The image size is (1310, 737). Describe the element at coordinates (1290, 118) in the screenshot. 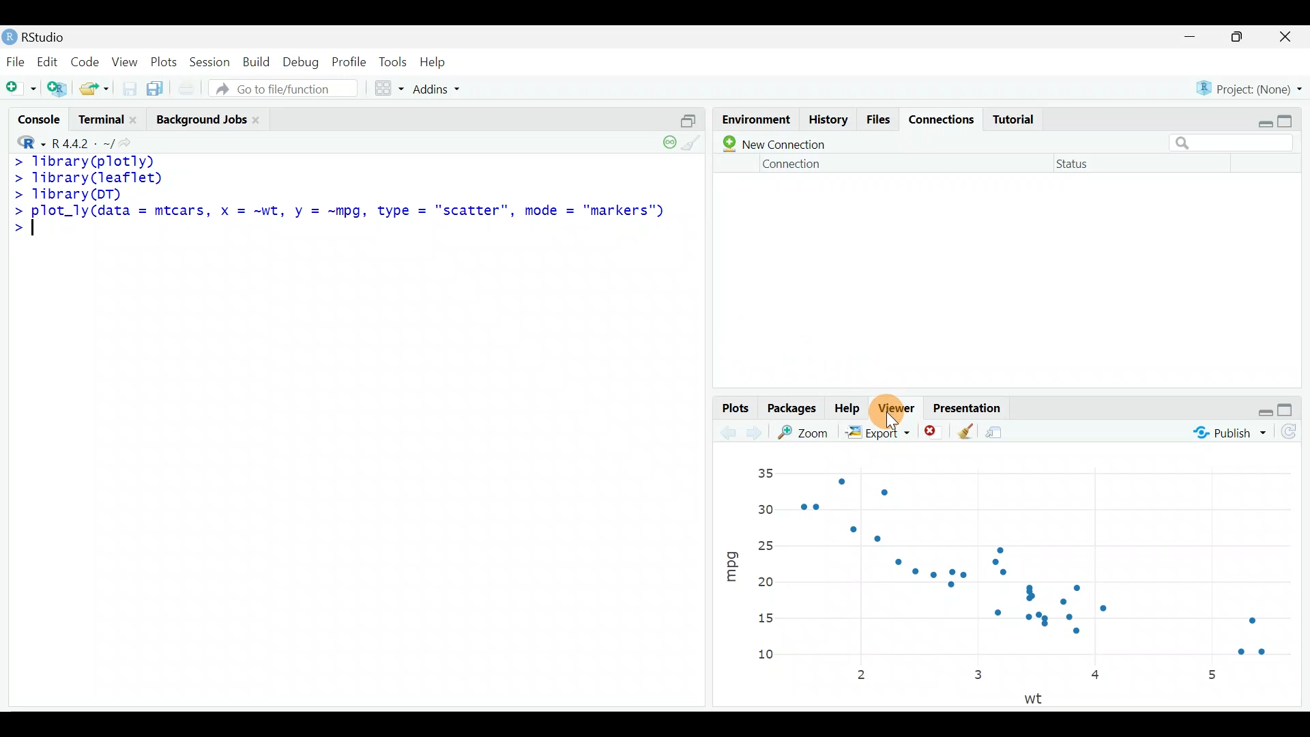

I see `maximize` at that location.